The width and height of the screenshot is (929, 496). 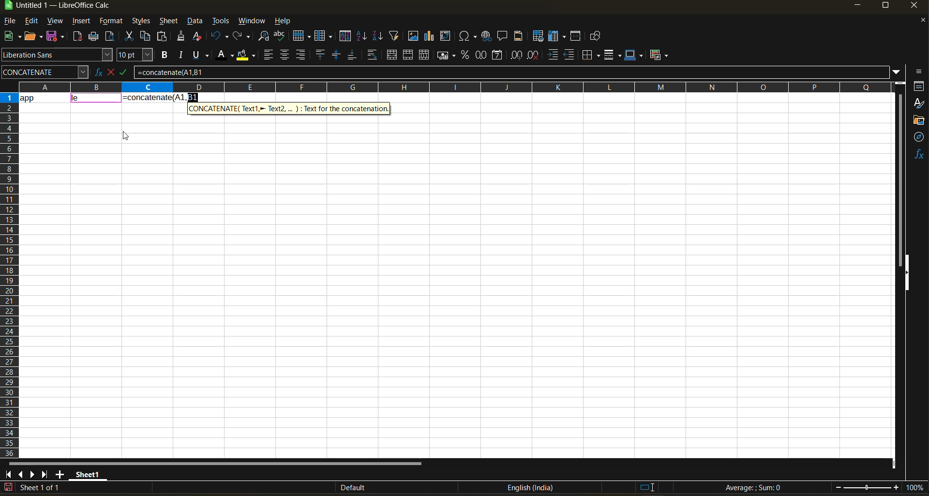 I want to click on help, so click(x=286, y=22).